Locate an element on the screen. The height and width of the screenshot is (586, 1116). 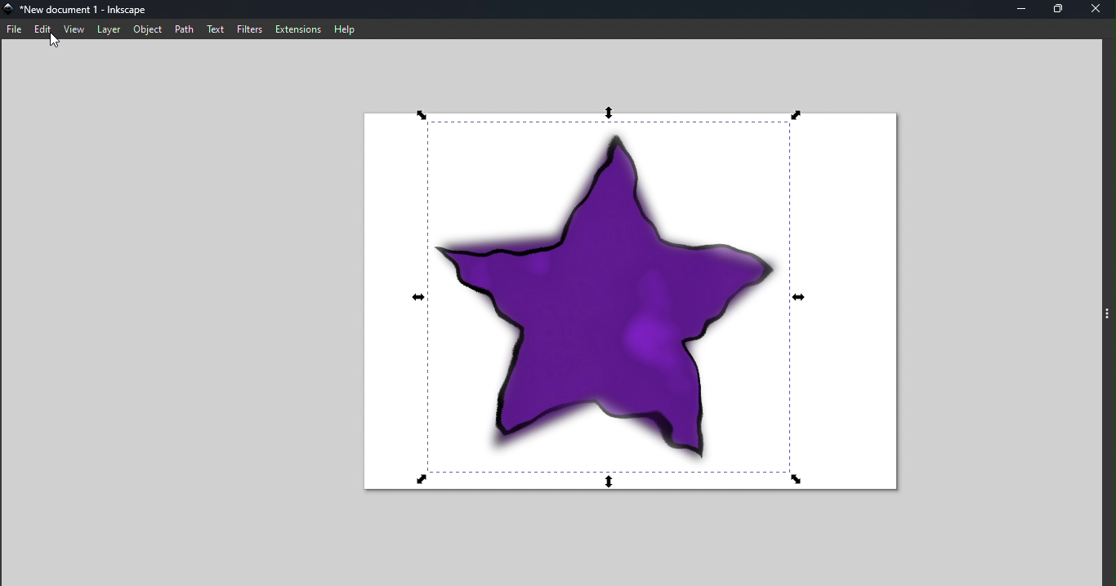
Filters is located at coordinates (248, 29).